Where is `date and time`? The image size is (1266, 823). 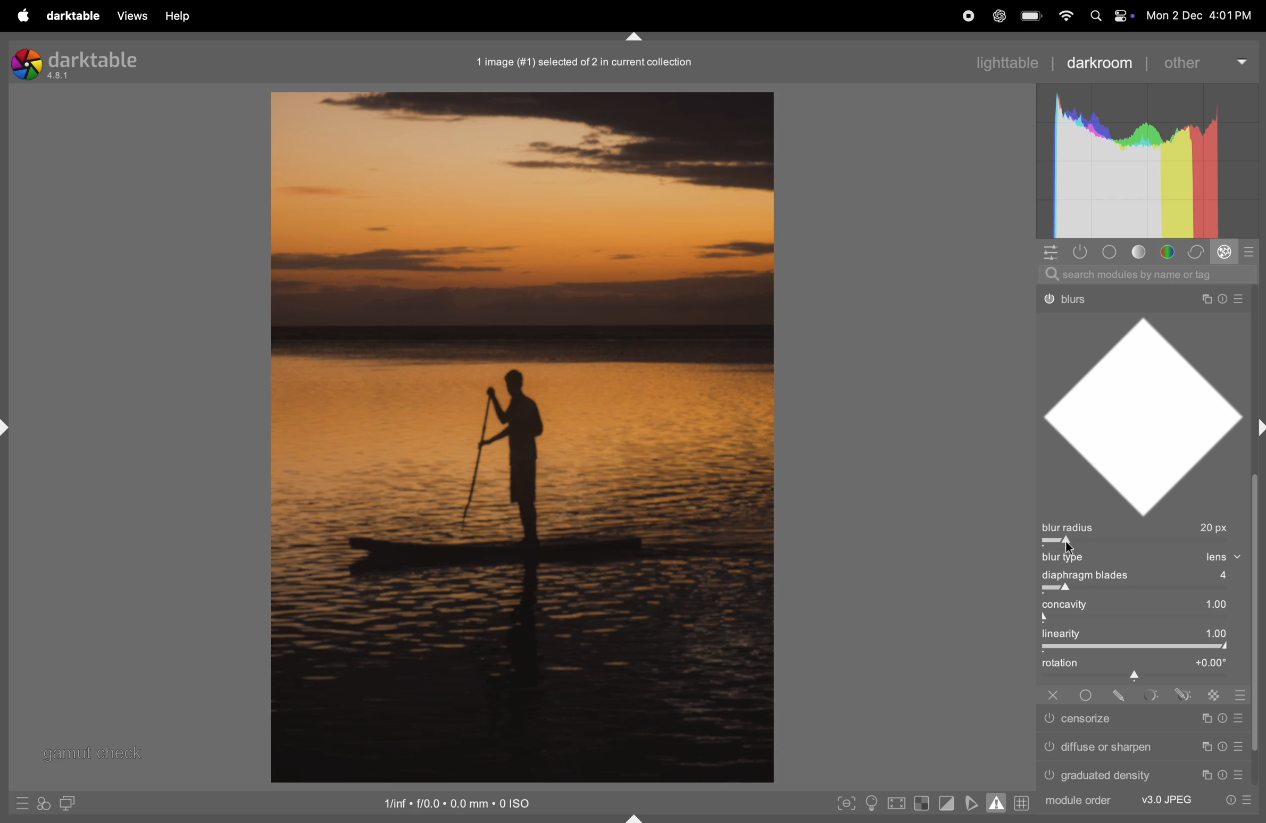 date and time is located at coordinates (1200, 12).